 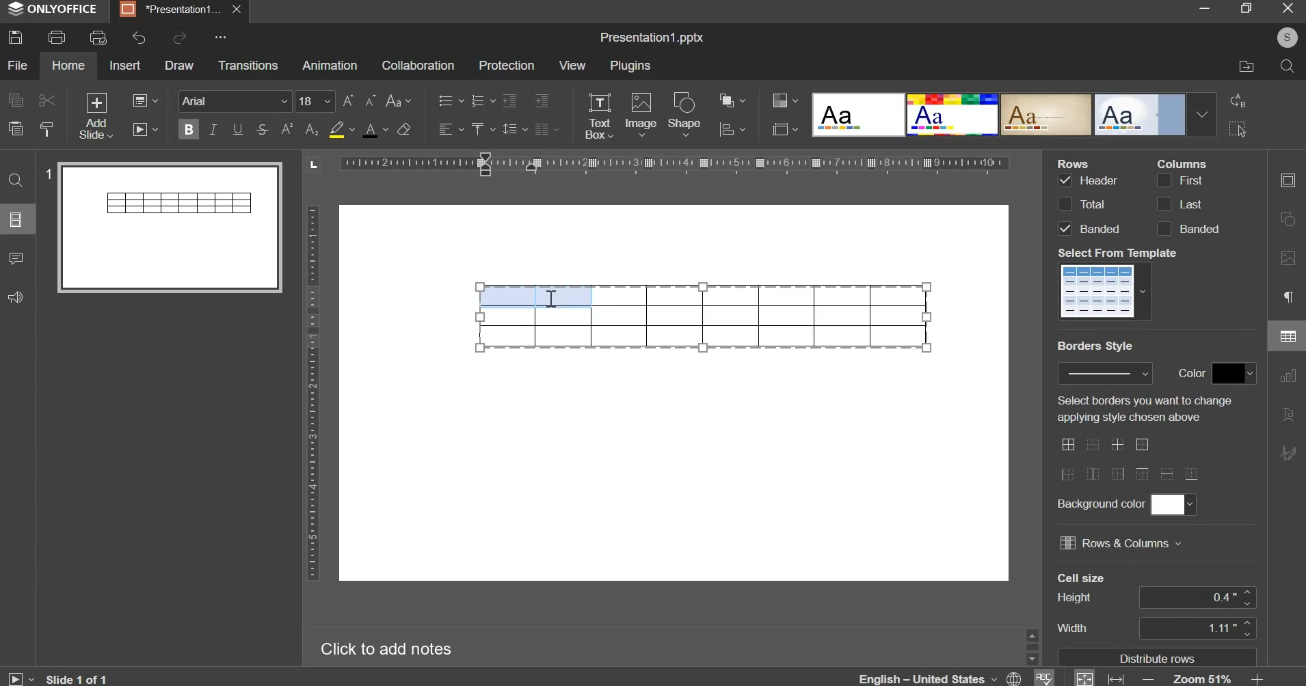 I want to click on draw, so click(x=180, y=65).